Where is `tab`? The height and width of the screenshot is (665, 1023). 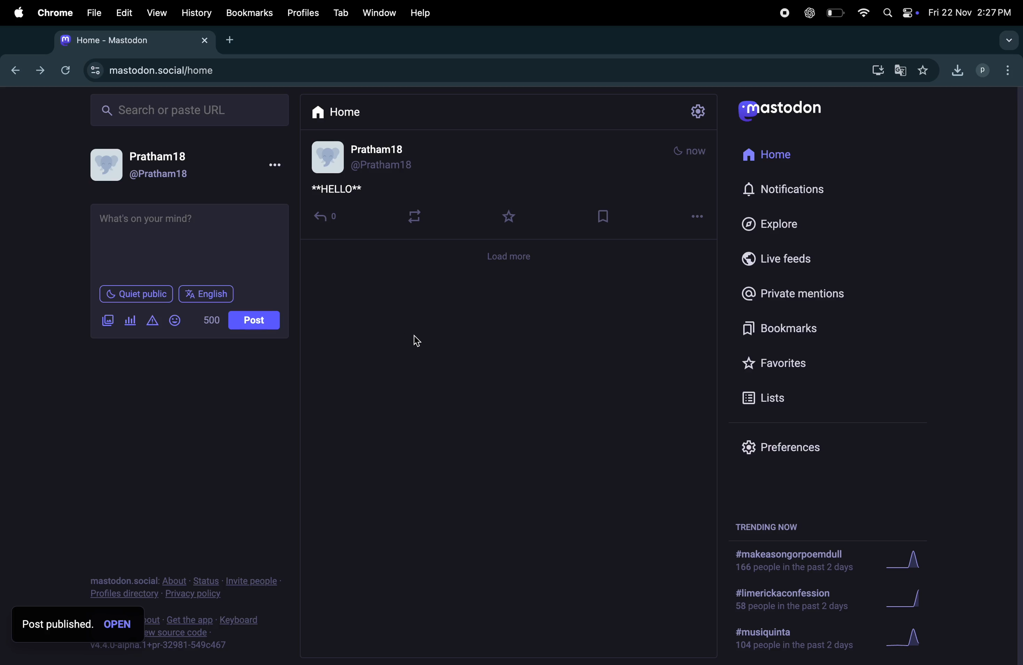
tab is located at coordinates (119, 42).